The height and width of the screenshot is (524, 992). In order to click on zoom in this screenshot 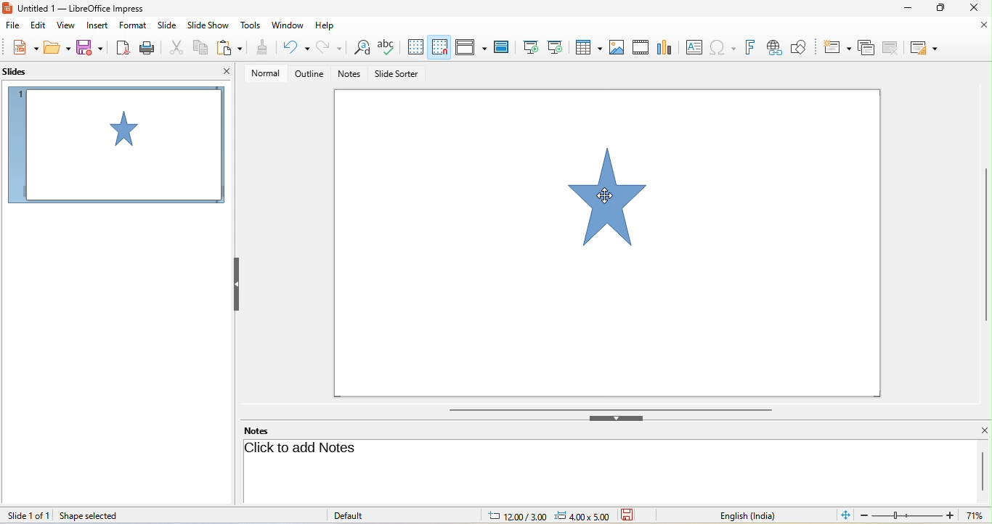, I will do `click(908, 516)`.